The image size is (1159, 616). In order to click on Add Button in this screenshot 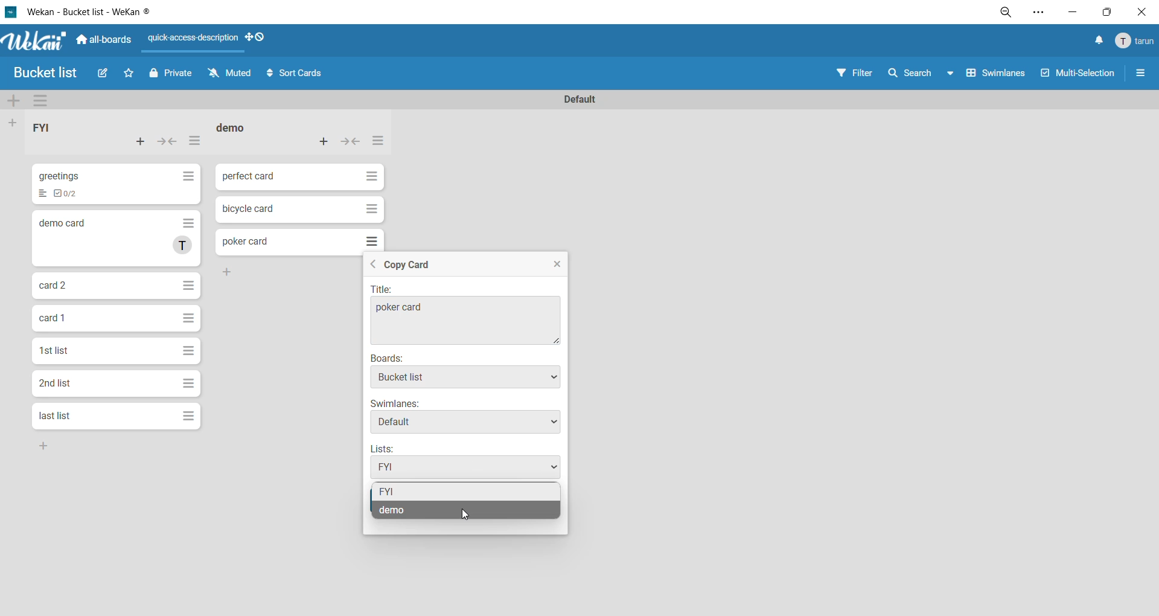, I will do `click(46, 447)`.